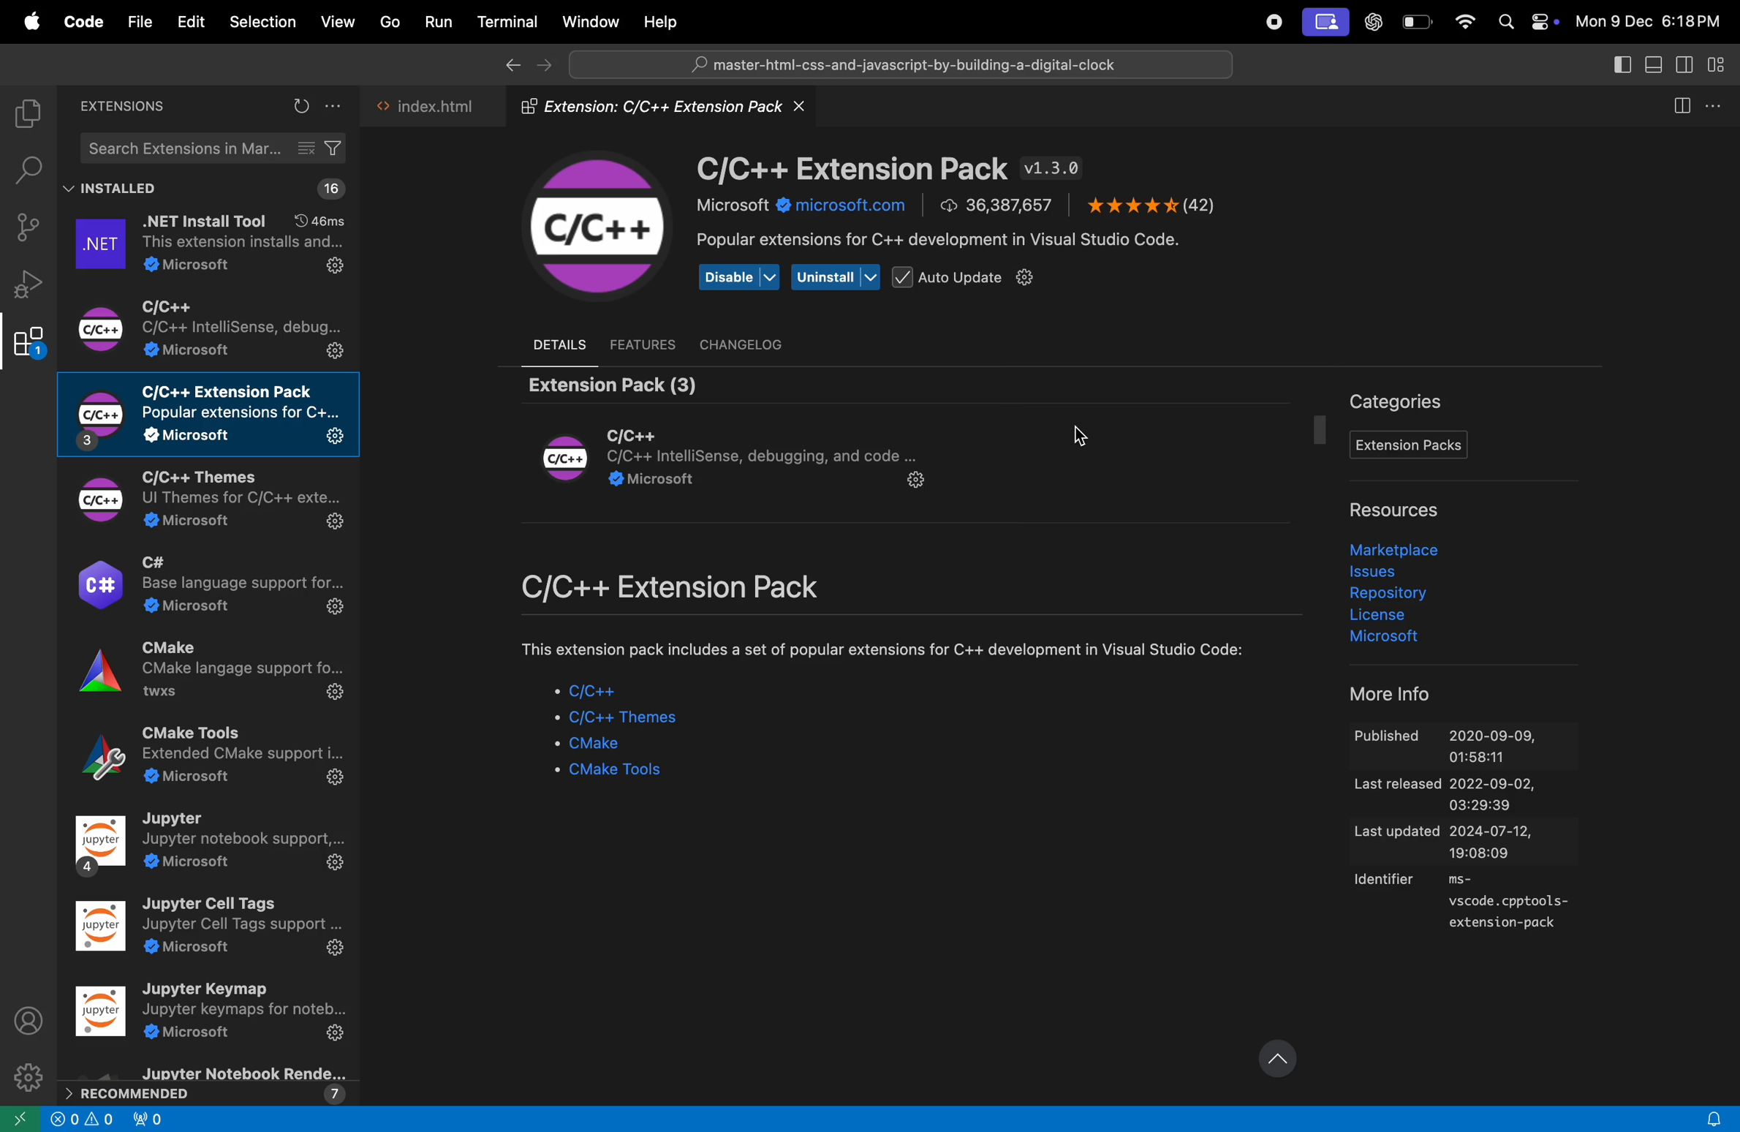  What do you see at coordinates (147, 1121) in the screenshot?
I see `alert` at bounding box center [147, 1121].